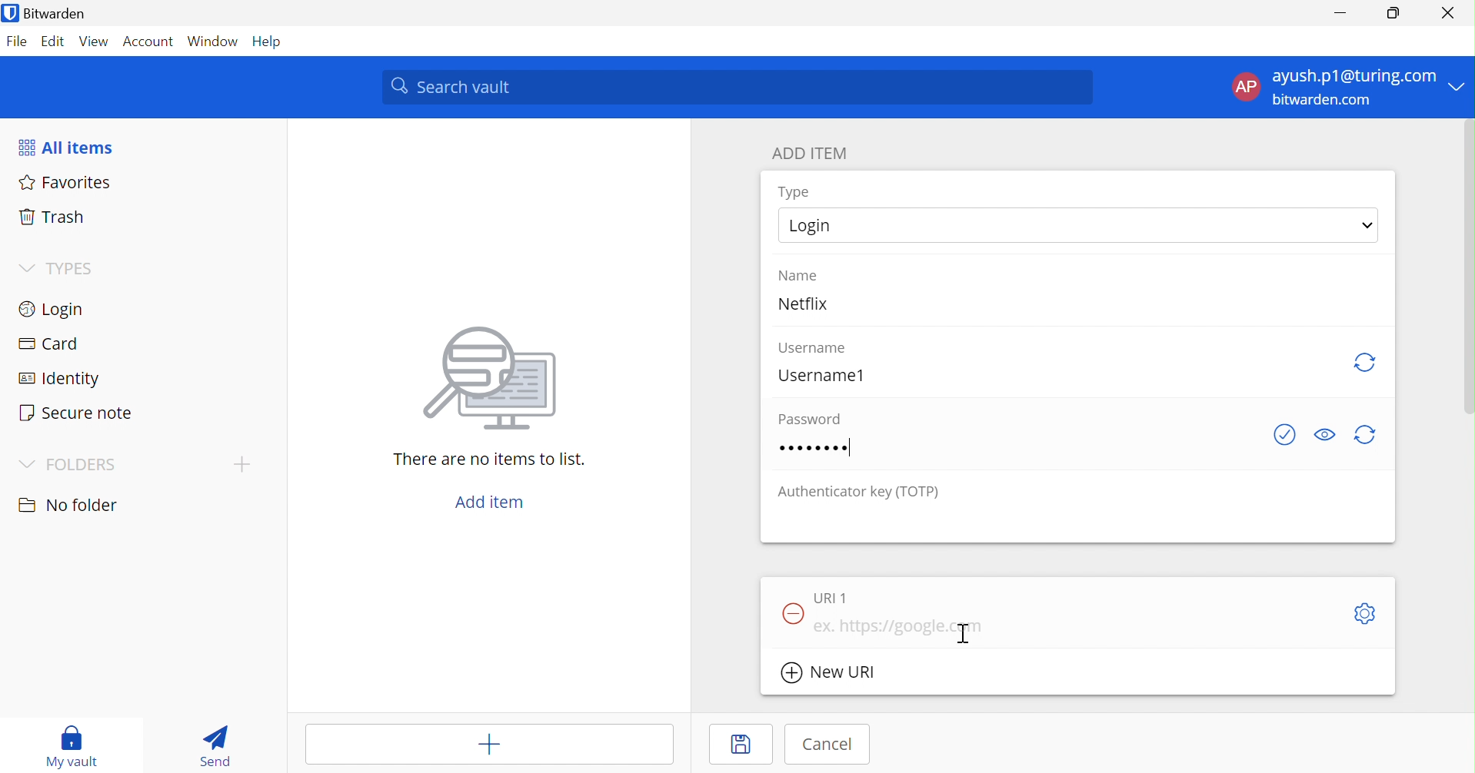  What do you see at coordinates (963, 632) in the screenshot?
I see `Cursor` at bounding box center [963, 632].